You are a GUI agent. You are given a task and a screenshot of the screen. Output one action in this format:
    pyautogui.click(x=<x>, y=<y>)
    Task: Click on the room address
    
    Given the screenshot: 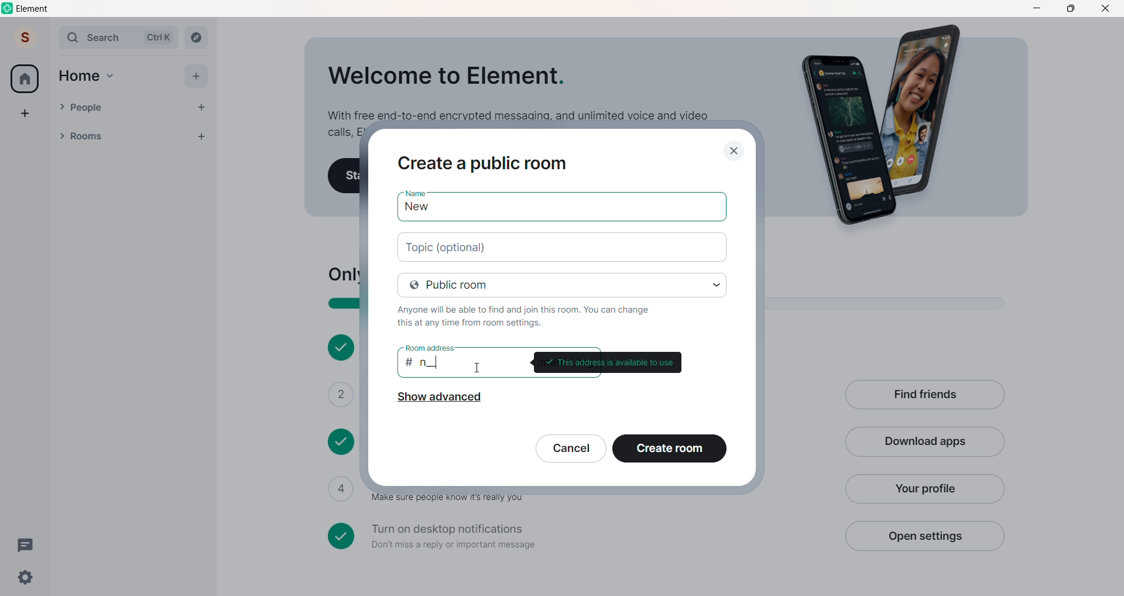 What is the action you would take?
    pyautogui.click(x=428, y=347)
    